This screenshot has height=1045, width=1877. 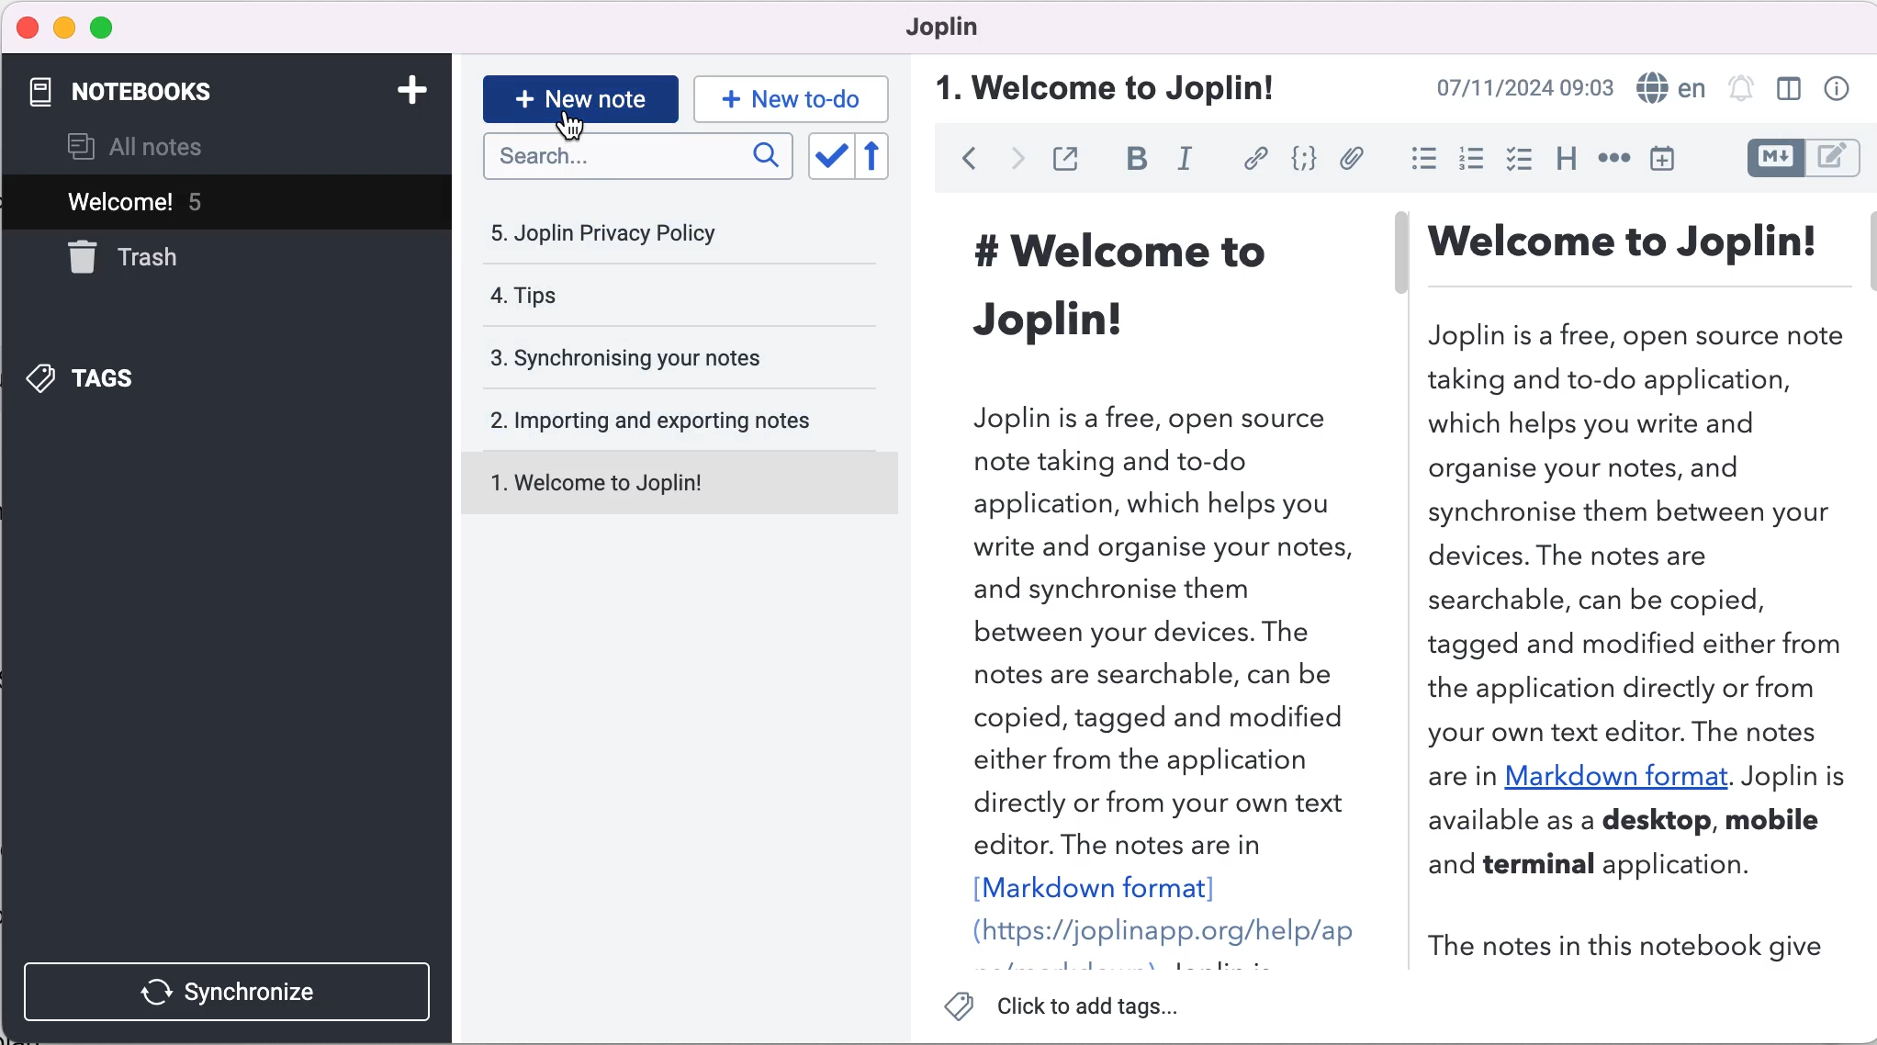 What do you see at coordinates (1565, 158) in the screenshot?
I see `heading` at bounding box center [1565, 158].